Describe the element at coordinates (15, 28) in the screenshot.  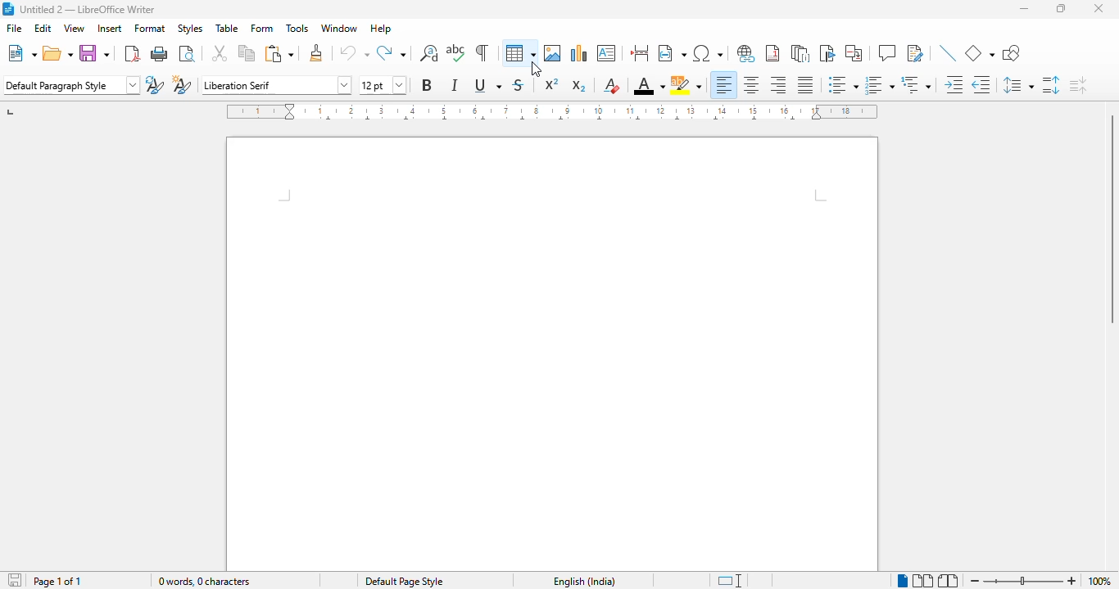
I see `file` at that location.